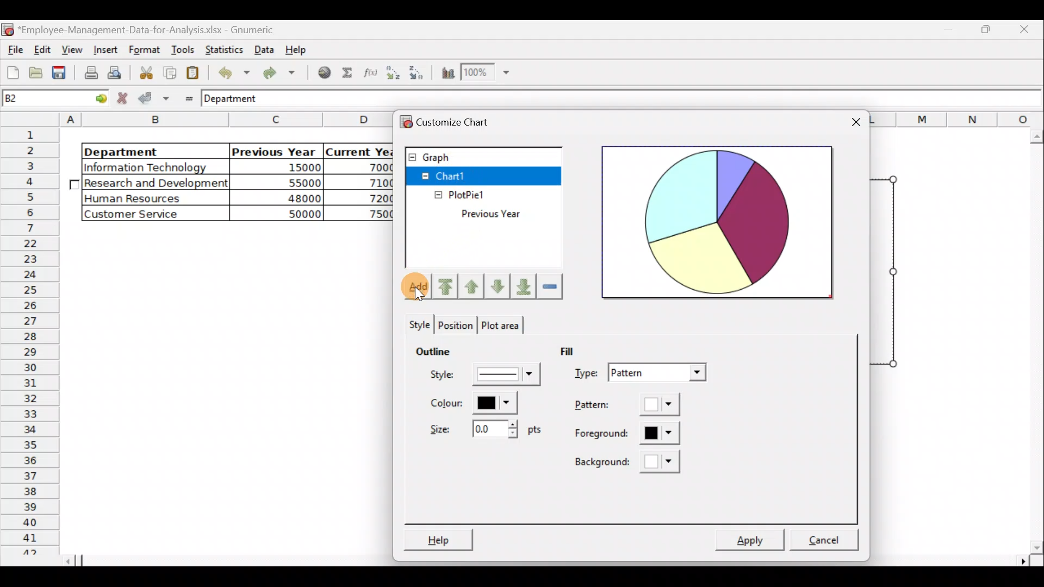 The height and width of the screenshot is (587, 1044). What do you see at coordinates (185, 97) in the screenshot?
I see `Enter formula` at bounding box center [185, 97].